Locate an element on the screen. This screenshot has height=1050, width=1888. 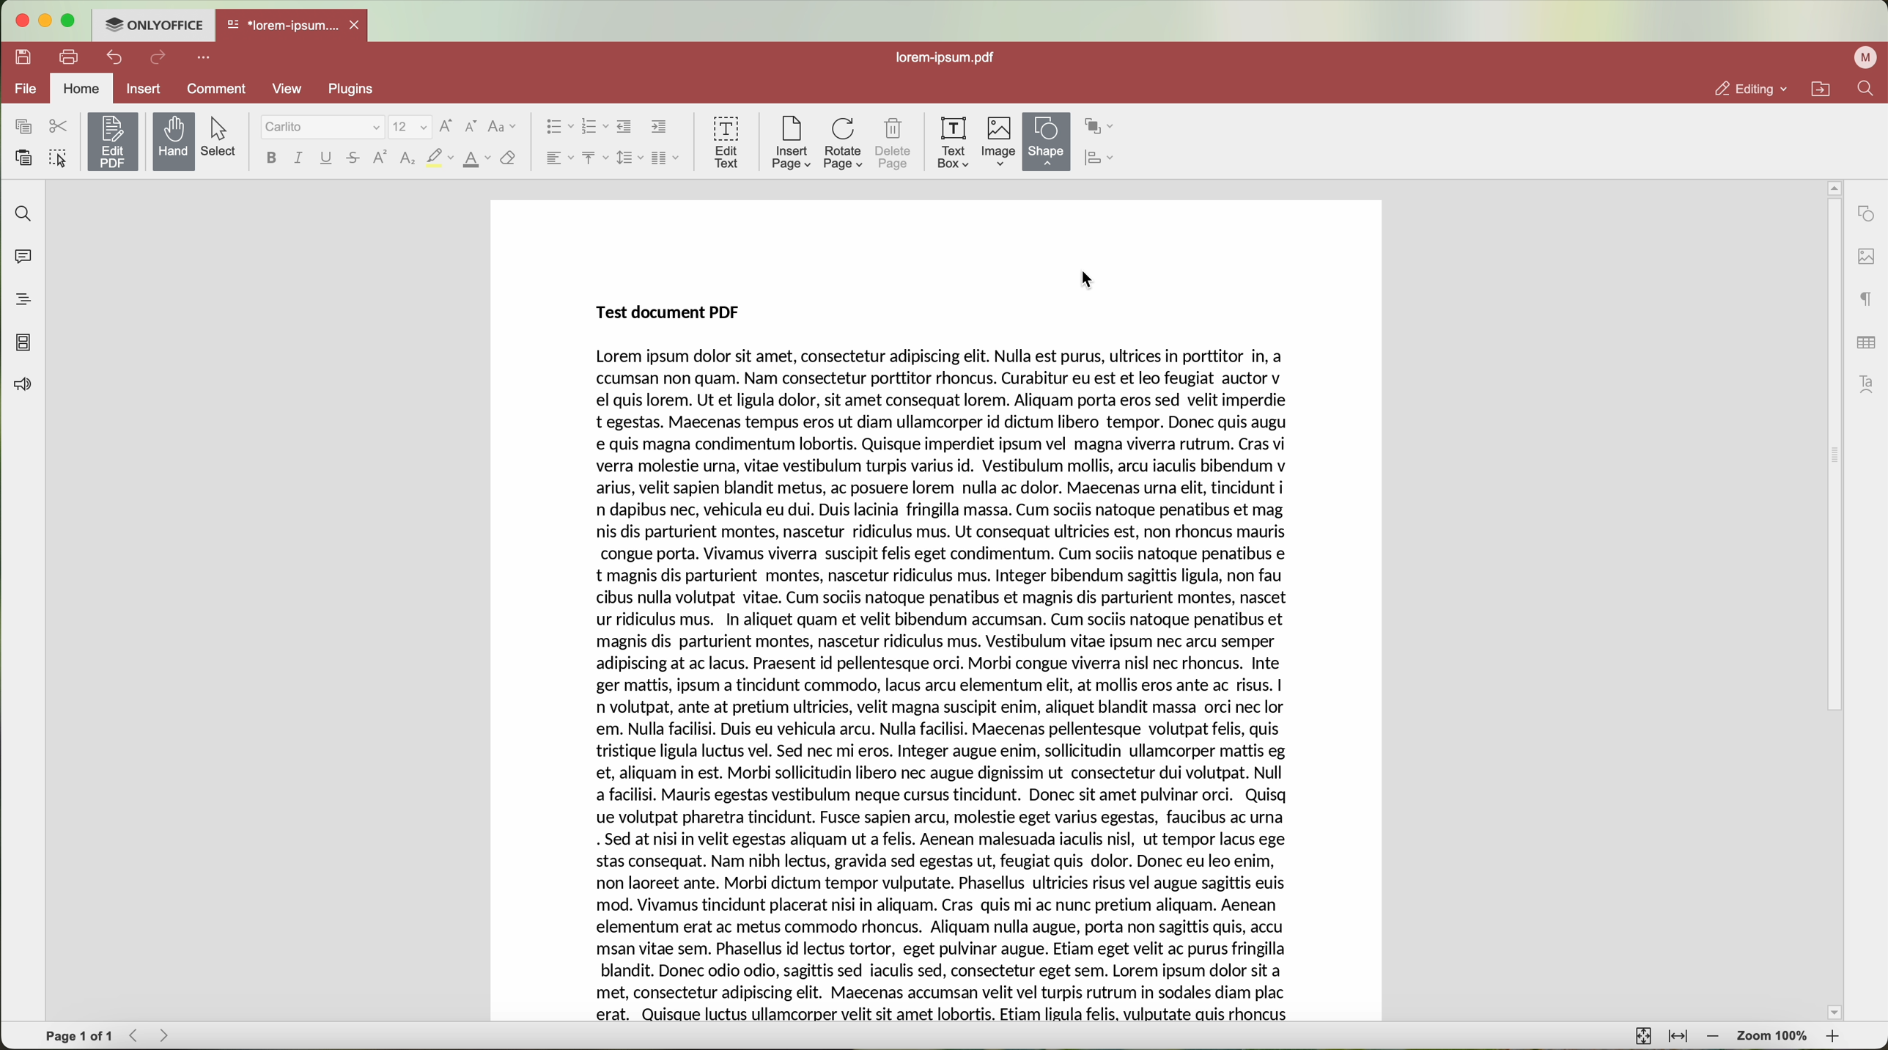
headings is located at coordinates (22, 300).